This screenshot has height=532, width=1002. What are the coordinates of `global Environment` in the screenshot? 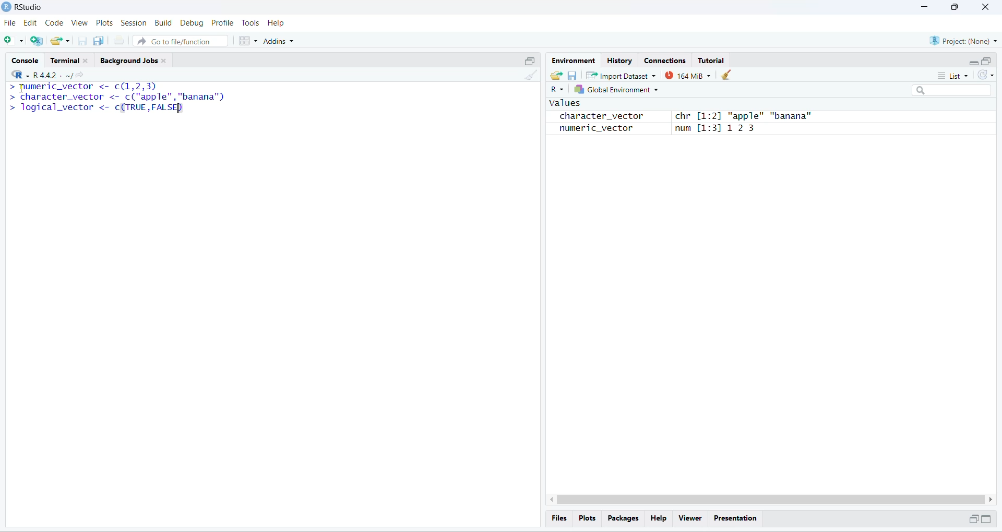 It's located at (616, 90).